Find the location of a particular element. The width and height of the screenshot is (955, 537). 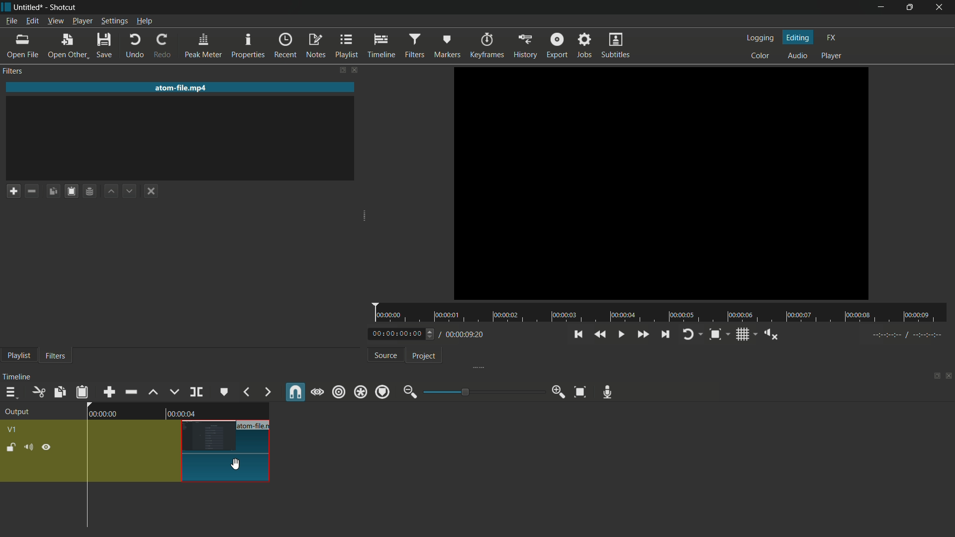

fx is located at coordinates (831, 38).